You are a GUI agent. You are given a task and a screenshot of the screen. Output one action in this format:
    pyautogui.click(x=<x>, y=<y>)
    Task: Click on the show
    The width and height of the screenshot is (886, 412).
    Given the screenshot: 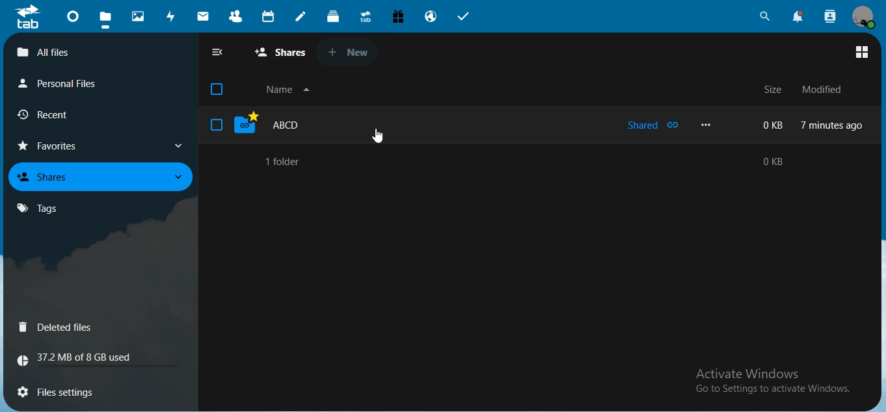 What is the action you would take?
    pyautogui.click(x=178, y=146)
    